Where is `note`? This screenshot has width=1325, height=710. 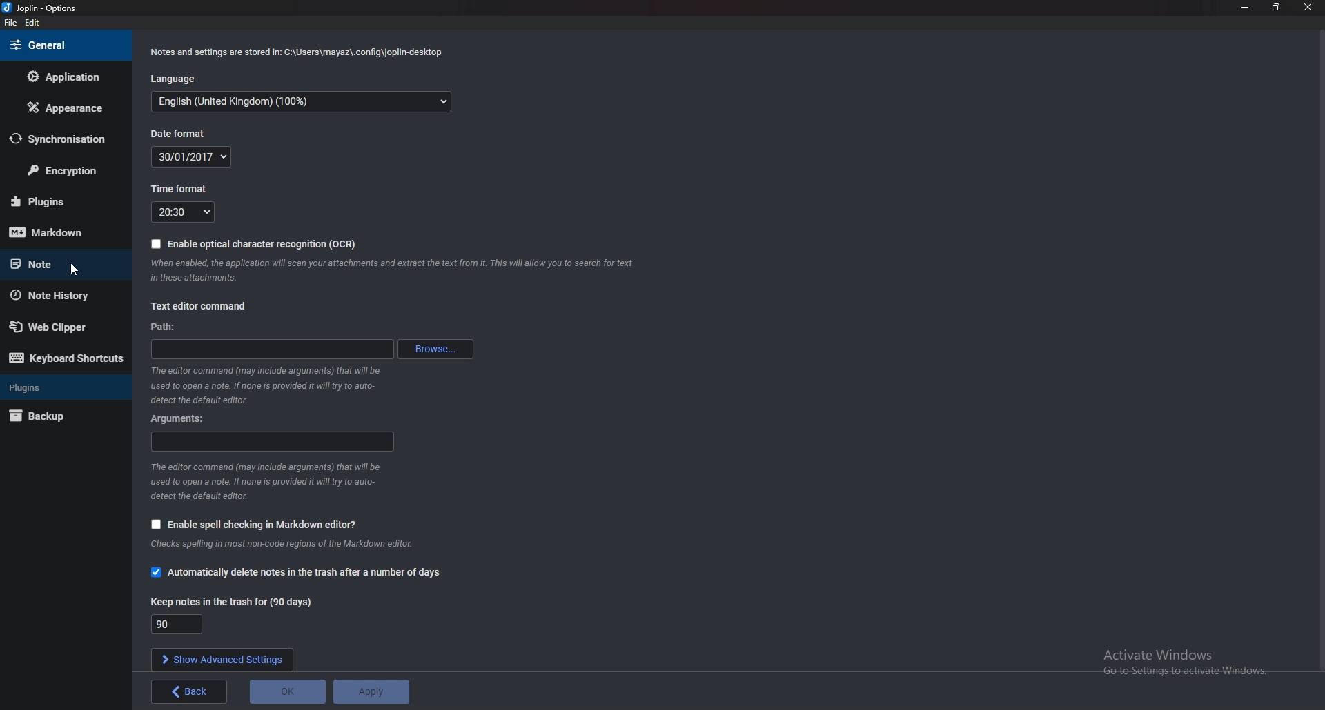 note is located at coordinates (56, 264).